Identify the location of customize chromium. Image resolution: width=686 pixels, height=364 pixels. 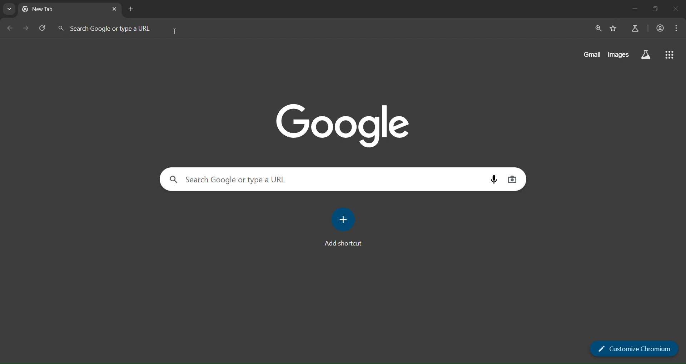
(634, 349).